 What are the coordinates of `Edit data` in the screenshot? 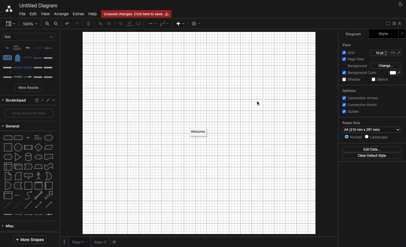 It's located at (372, 149).